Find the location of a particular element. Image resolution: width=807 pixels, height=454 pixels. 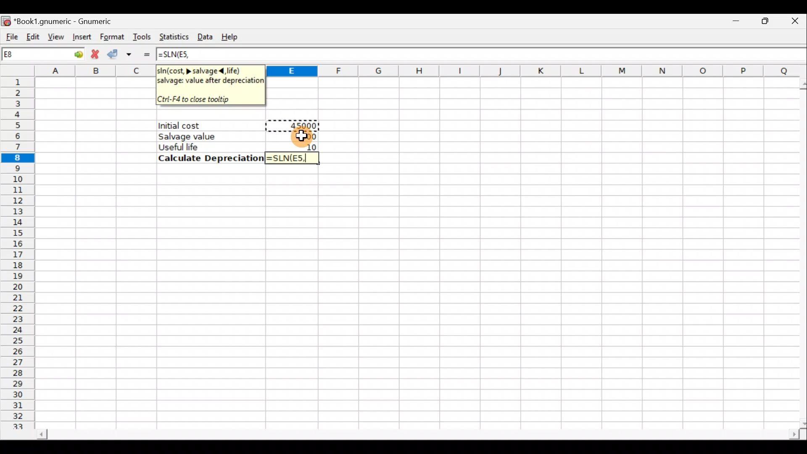

Maximize is located at coordinates (761, 23).